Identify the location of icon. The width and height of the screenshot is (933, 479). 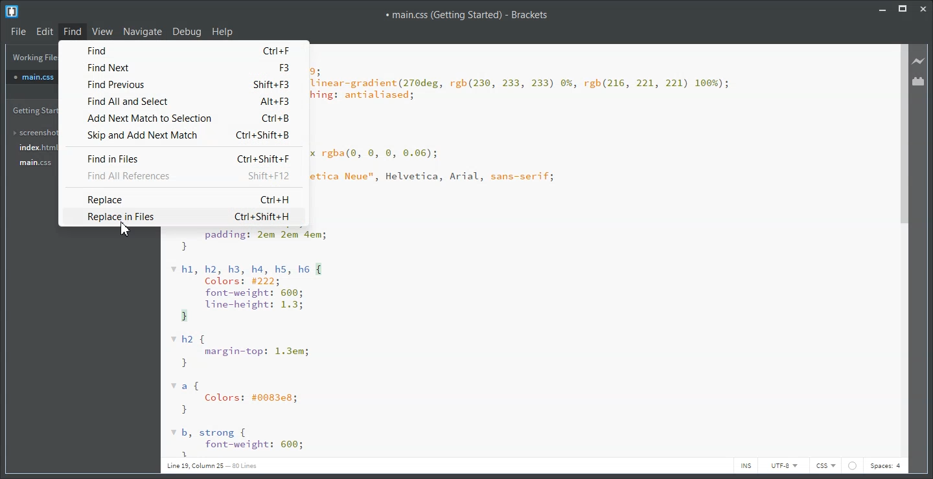
(852, 465).